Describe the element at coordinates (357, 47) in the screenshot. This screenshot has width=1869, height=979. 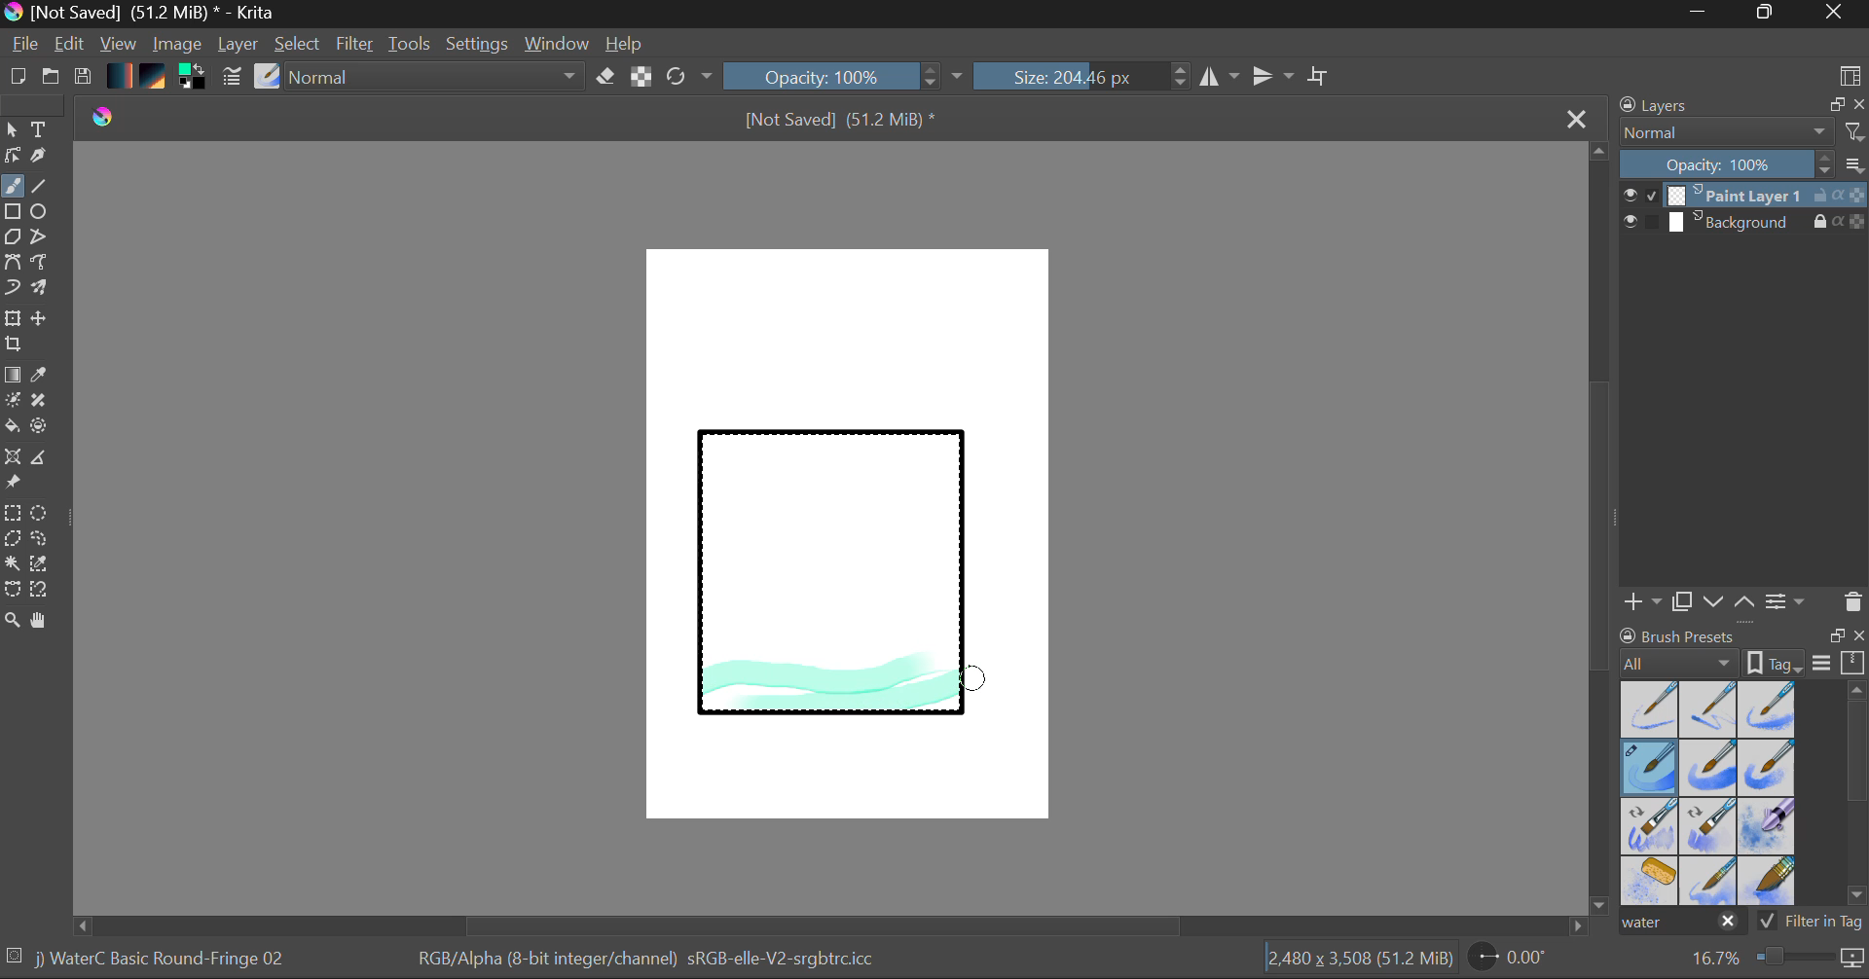
I see `Filter` at that location.